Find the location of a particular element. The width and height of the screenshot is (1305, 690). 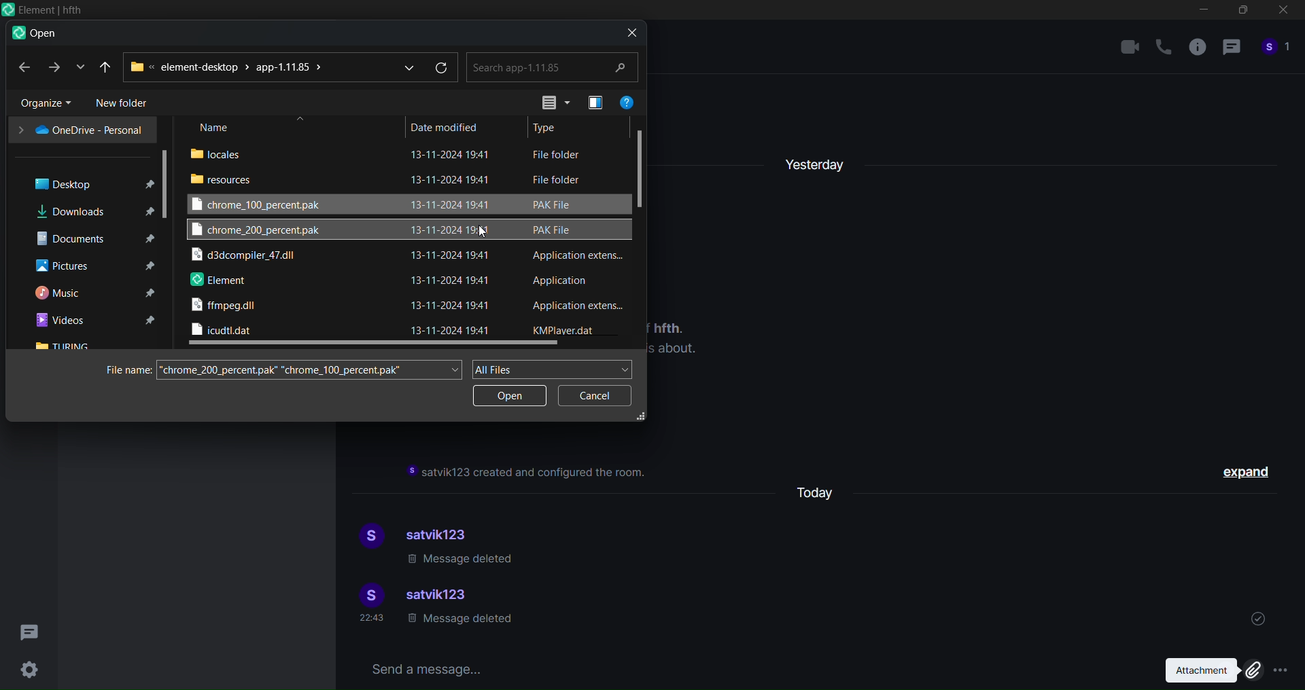

view is located at coordinates (549, 102).